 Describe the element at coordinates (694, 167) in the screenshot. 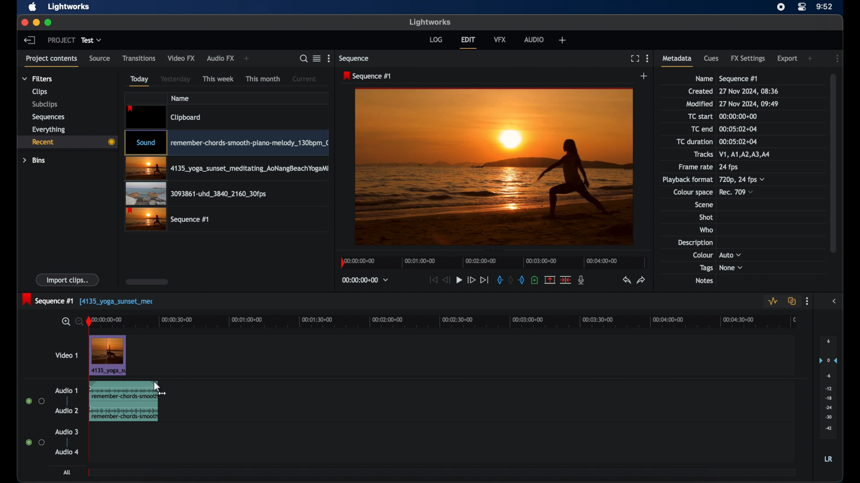

I see `frame rate` at that location.